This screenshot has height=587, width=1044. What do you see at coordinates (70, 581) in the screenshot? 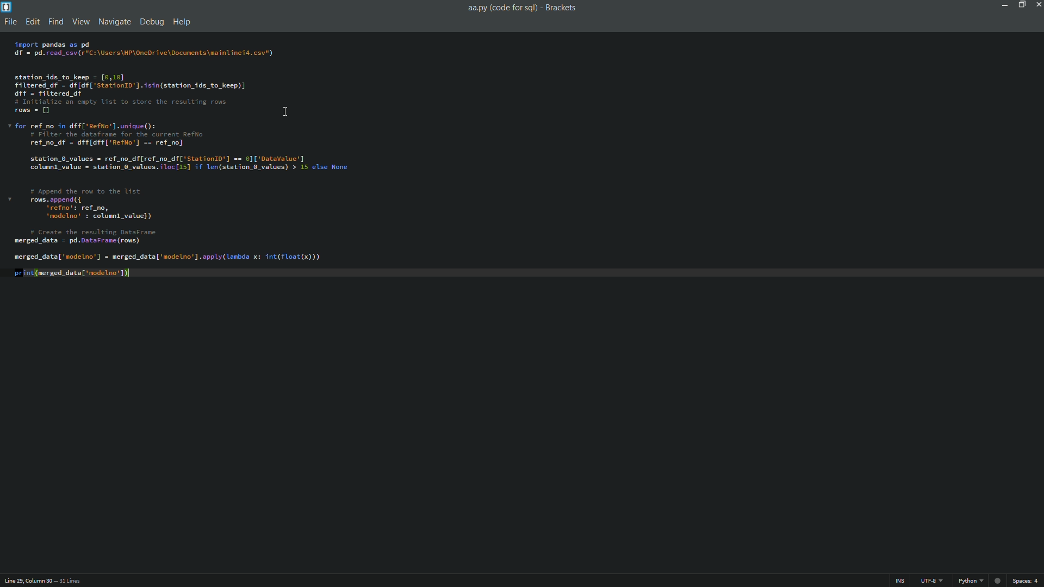
I see `number of lines` at bounding box center [70, 581].